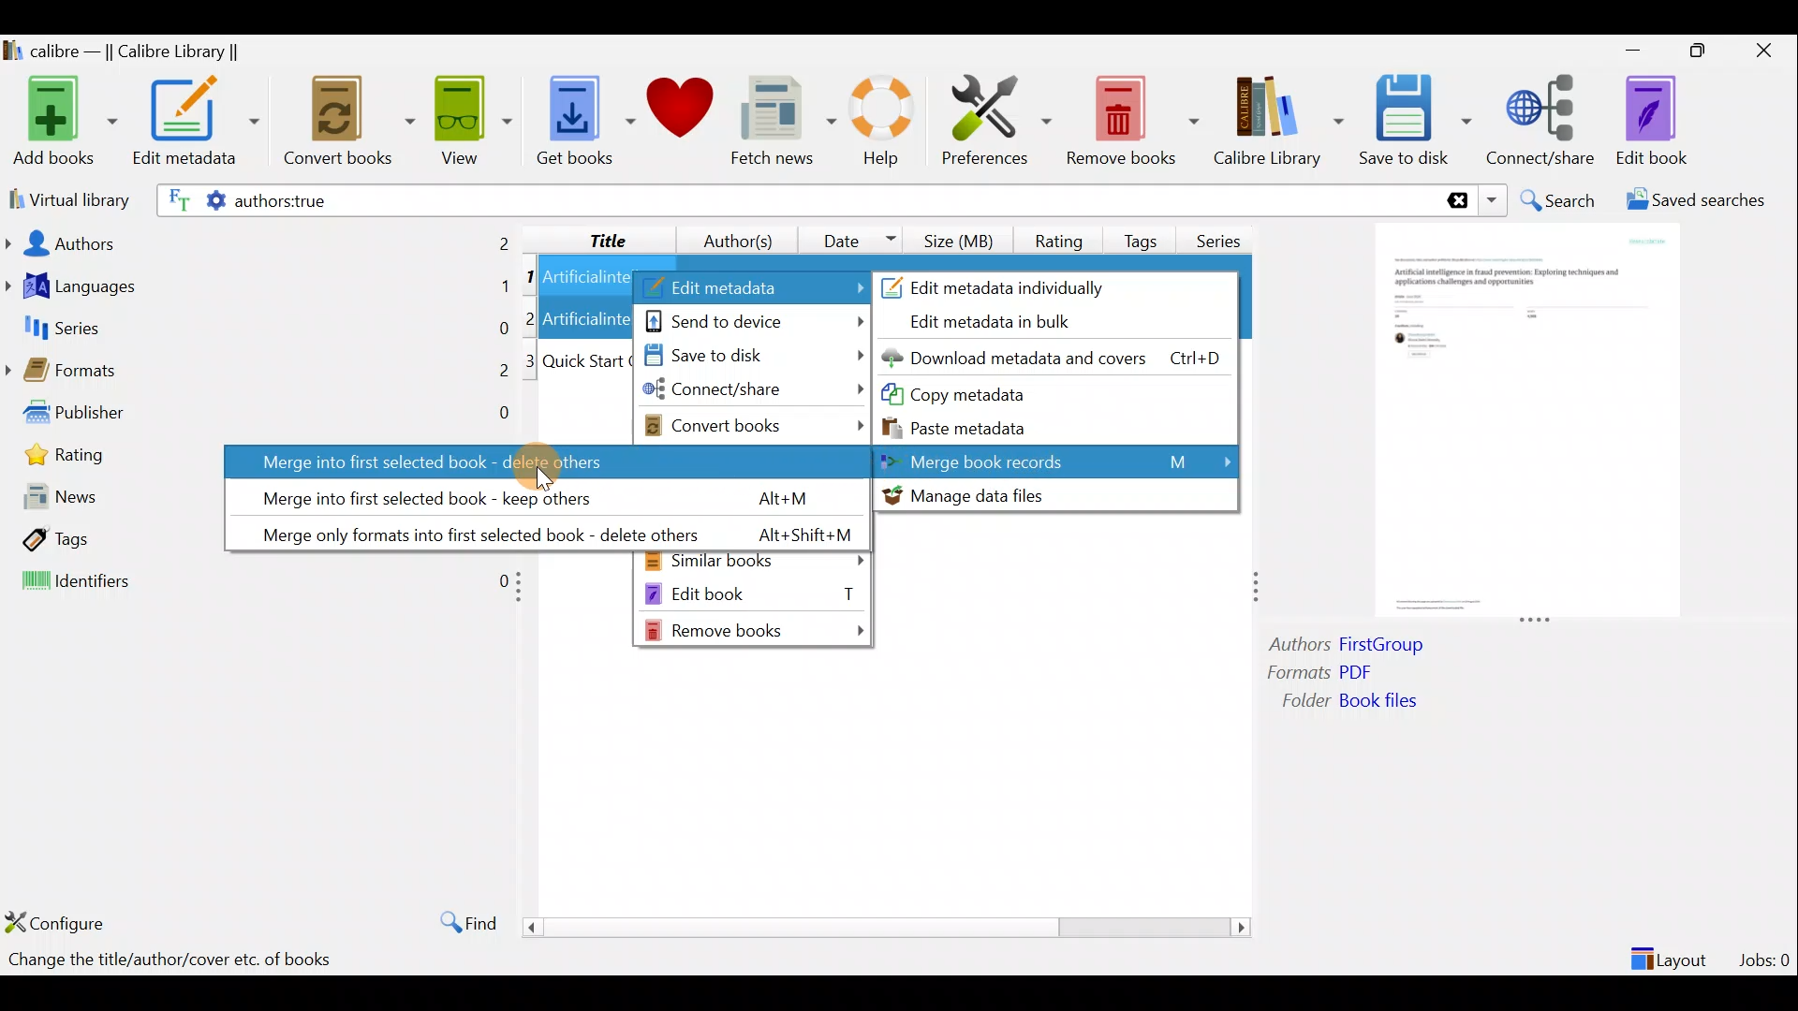 Image resolution: width=1798 pixels, height=1011 pixels. What do you see at coordinates (1522, 423) in the screenshot?
I see `Preview` at bounding box center [1522, 423].